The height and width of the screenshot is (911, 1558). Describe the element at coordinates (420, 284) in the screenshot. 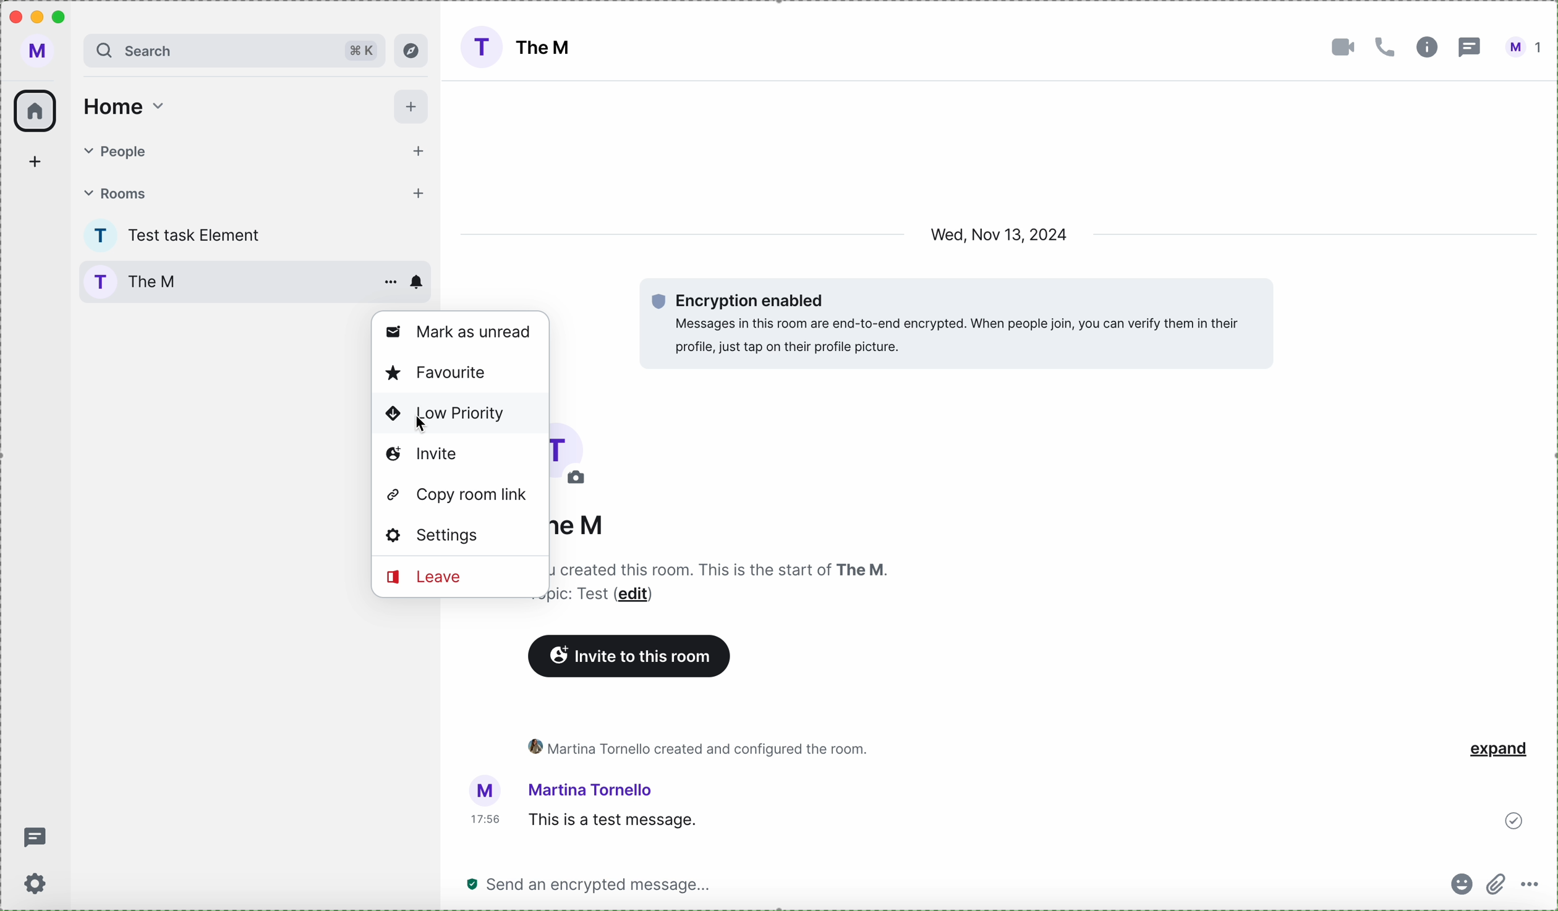

I see `enable notifications room` at that location.